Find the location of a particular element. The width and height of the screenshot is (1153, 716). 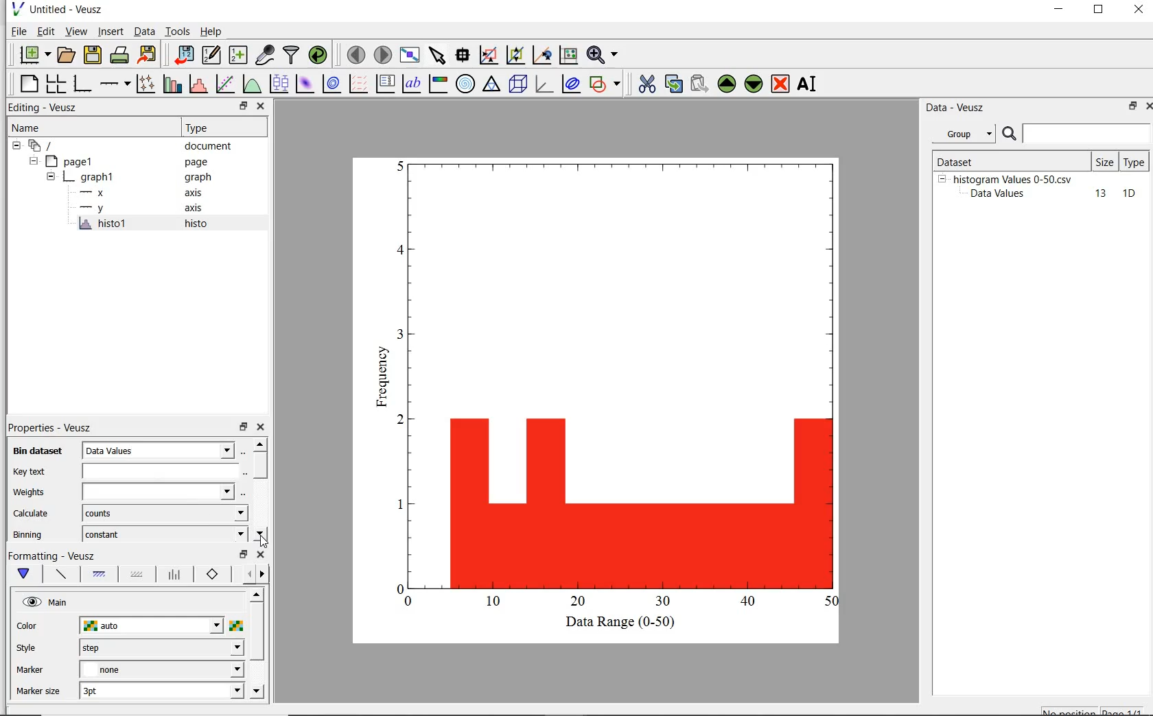

Marker is located at coordinates (30, 671).